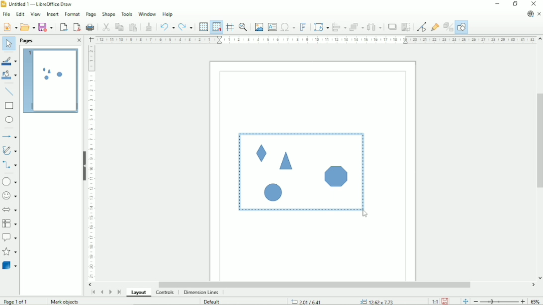 Image resolution: width=543 pixels, height=305 pixels. I want to click on Insert text box, so click(272, 27).